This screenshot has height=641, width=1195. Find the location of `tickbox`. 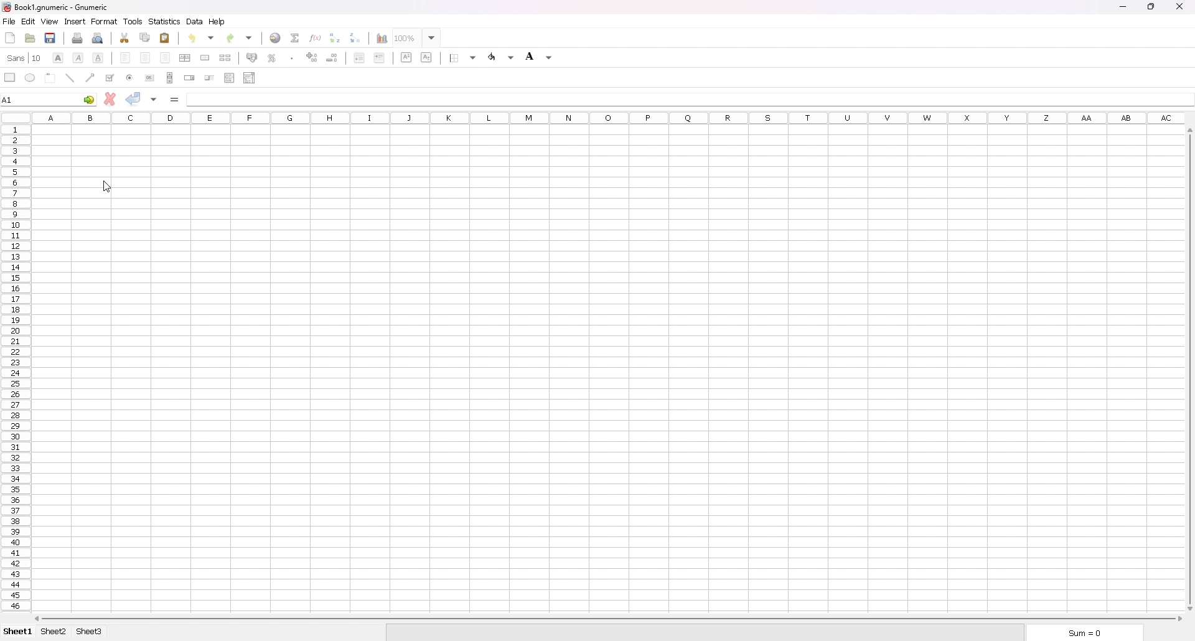

tickbox is located at coordinates (110, 77).